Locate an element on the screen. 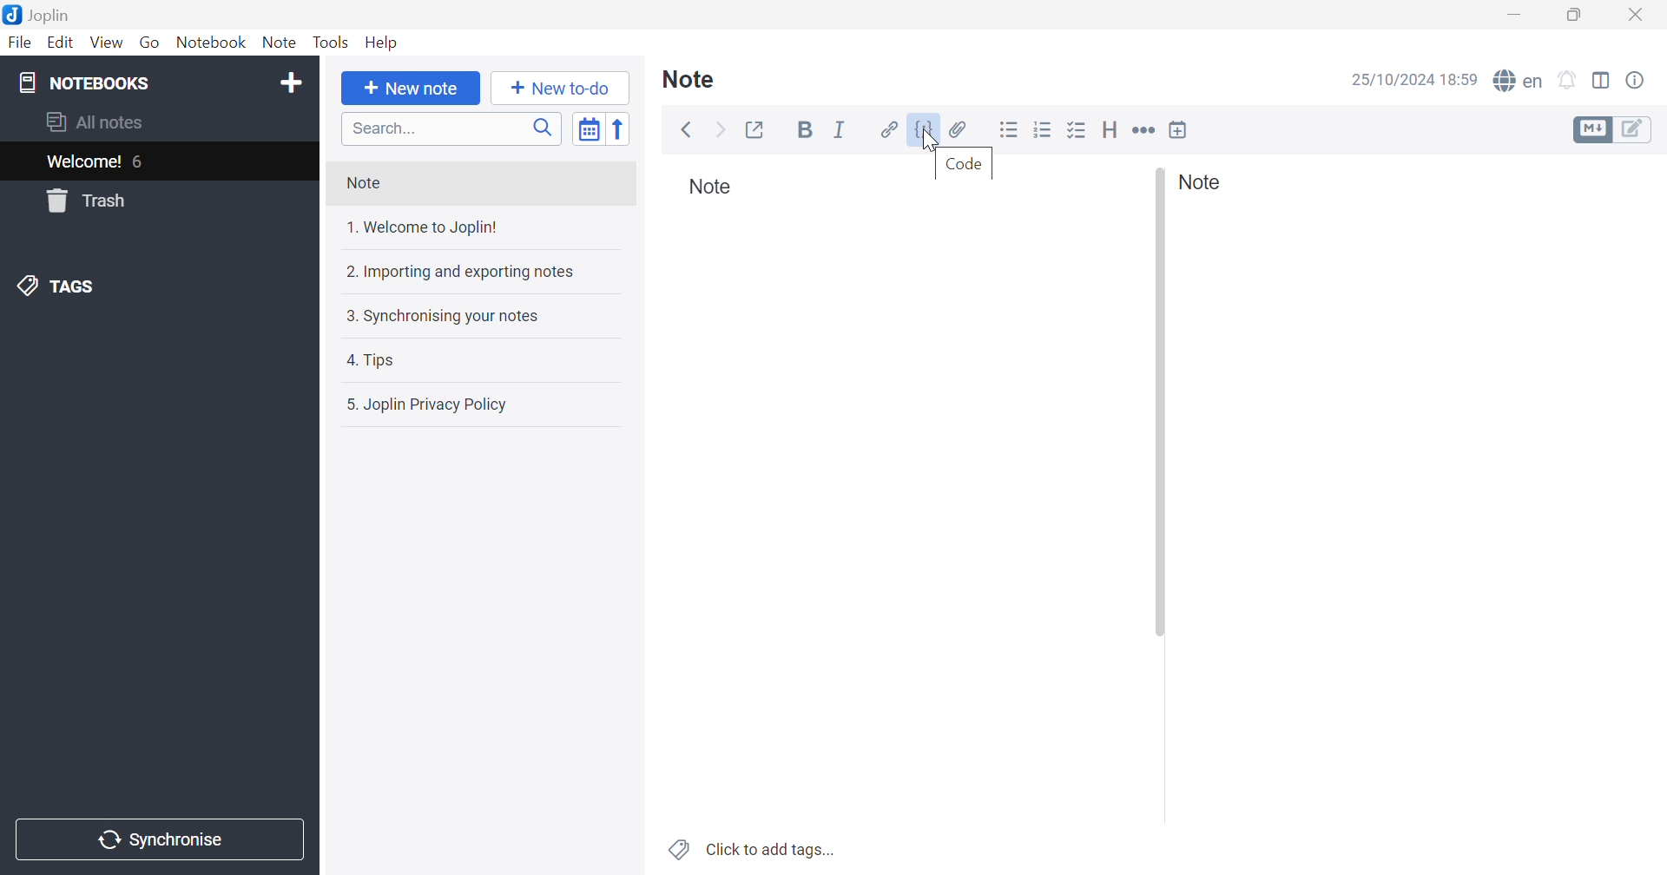 Image resolution: width=1667 pixels, height=875 pixels. Back is located at coordinates (686, 131).